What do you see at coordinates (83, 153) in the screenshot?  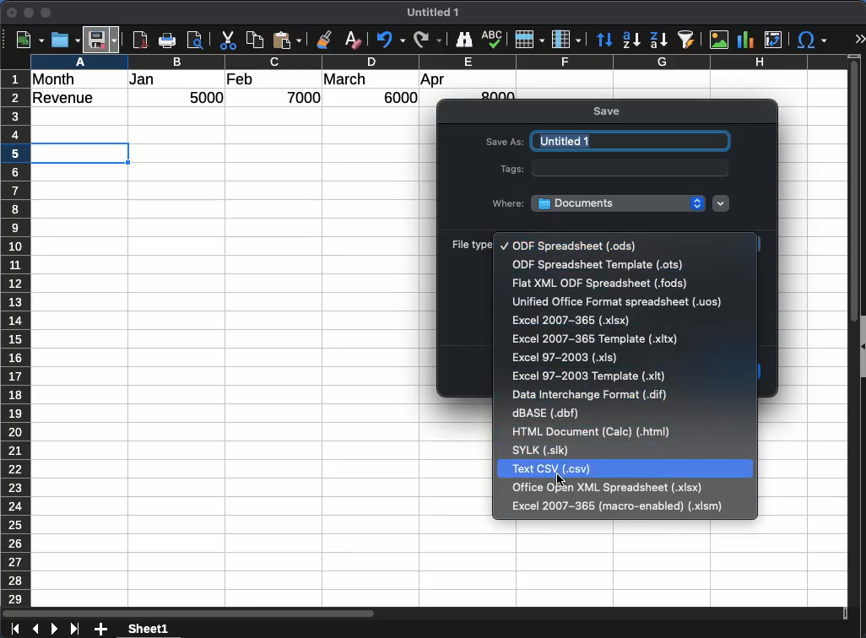 I see `selection` at bounding box center [83, 153].